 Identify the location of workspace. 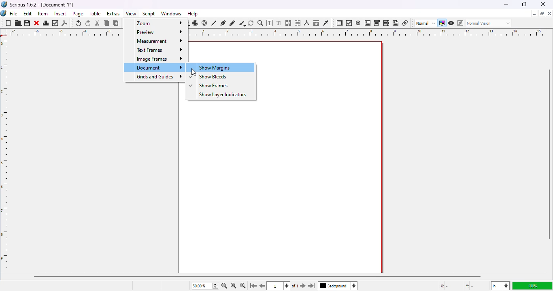
(326, 152).